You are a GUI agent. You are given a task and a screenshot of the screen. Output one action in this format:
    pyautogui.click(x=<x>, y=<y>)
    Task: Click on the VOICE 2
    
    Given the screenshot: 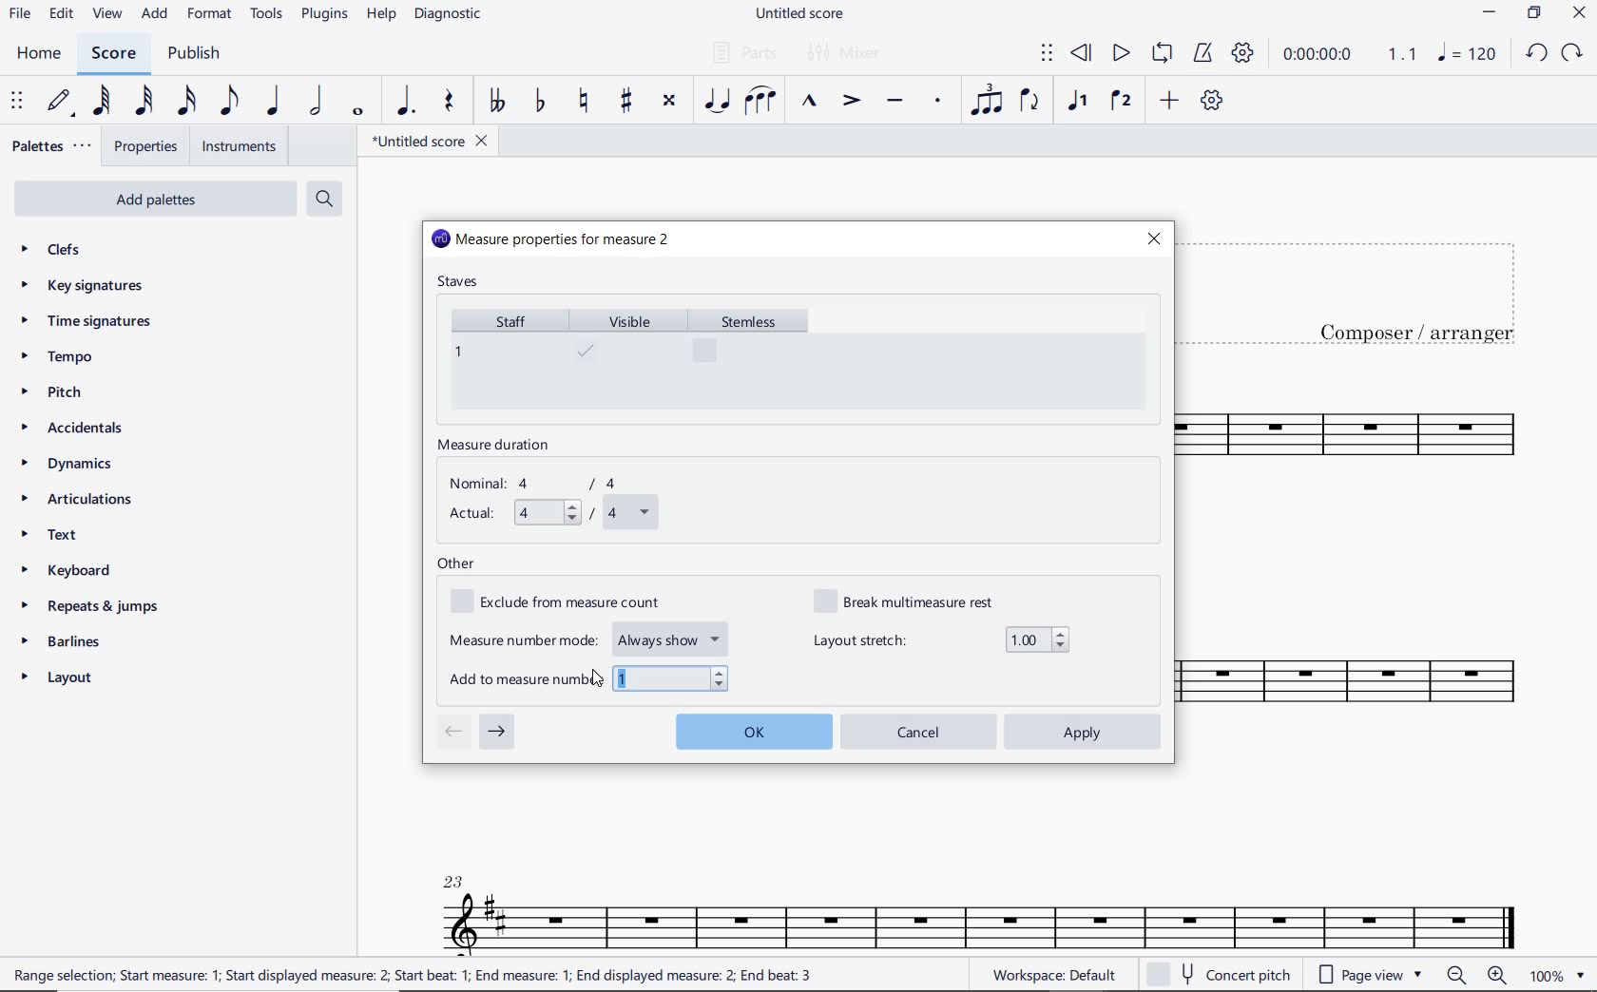 What is the action you would take?
    pyautogui.click(x=1122, y=102)
    